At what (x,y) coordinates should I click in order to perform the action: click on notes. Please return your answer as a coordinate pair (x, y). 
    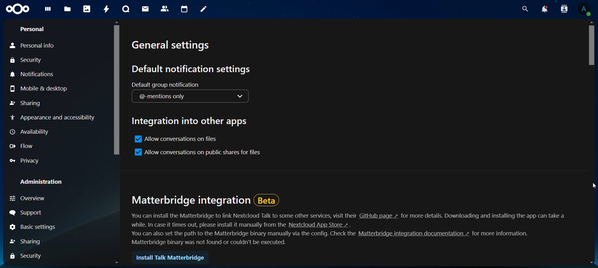
    Looking at the image, I should click on (204, 10).